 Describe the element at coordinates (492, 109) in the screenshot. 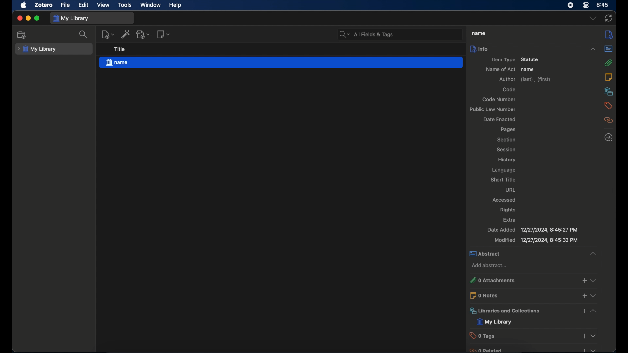

I see `public law number` at that location.